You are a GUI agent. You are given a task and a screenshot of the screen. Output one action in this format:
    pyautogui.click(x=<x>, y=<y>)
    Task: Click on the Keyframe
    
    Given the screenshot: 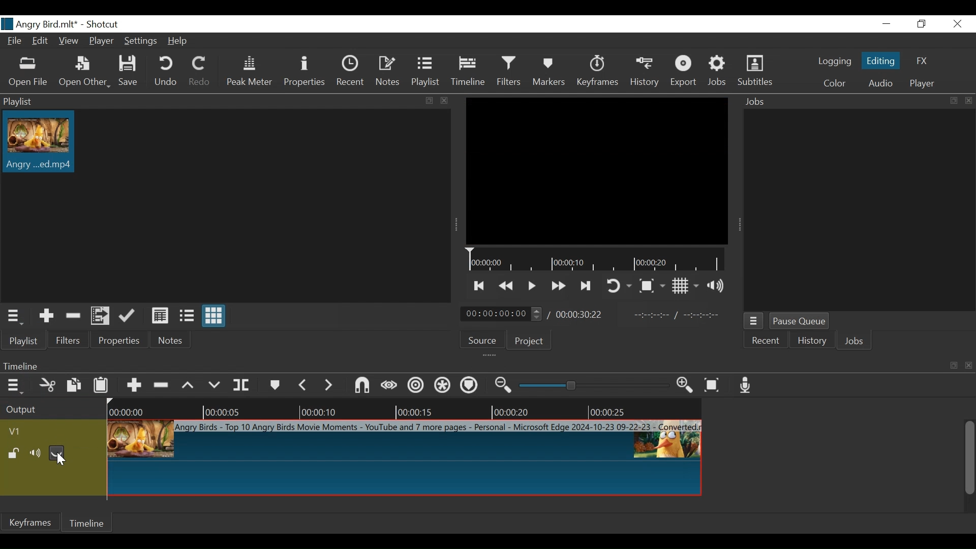 What is the action you would take?
    pyautogui.click(x=29, y=523)
    